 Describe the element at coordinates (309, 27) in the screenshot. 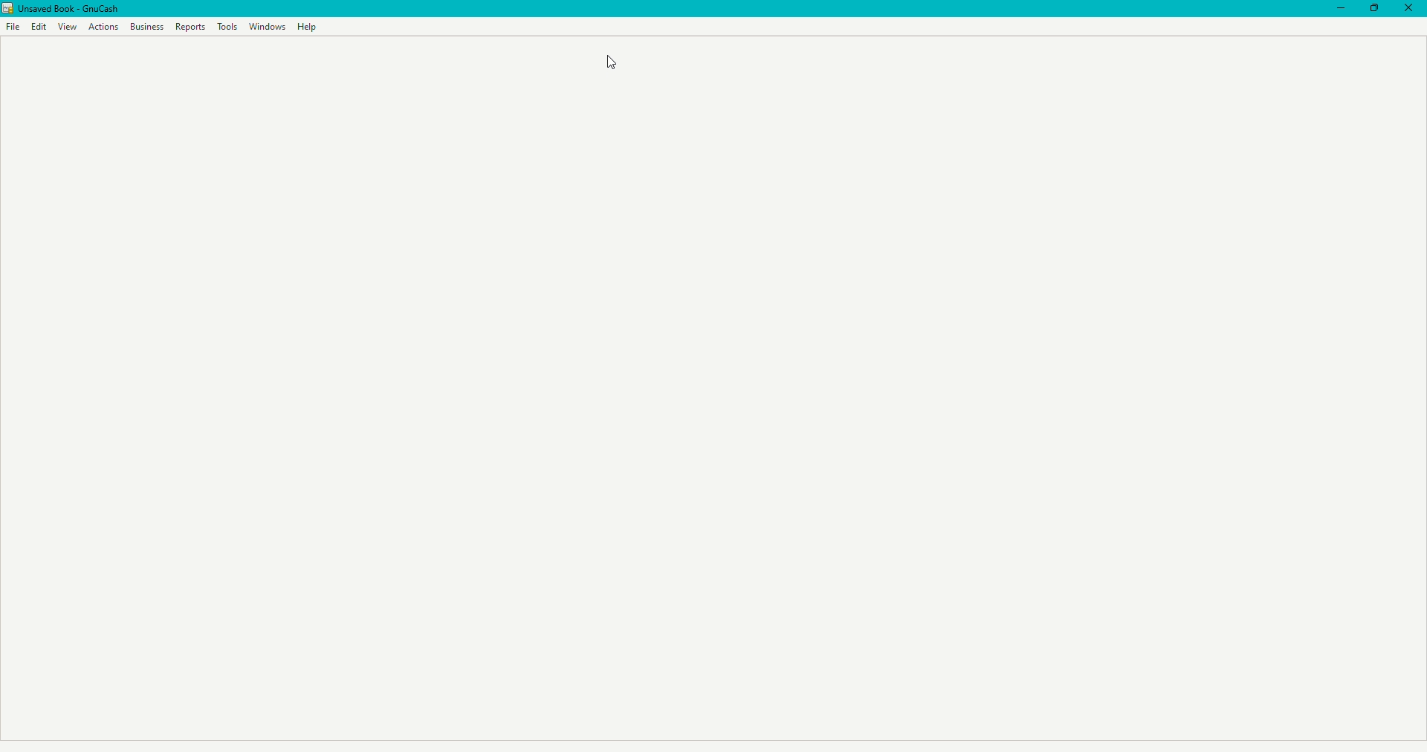

I see `Help` at that location.